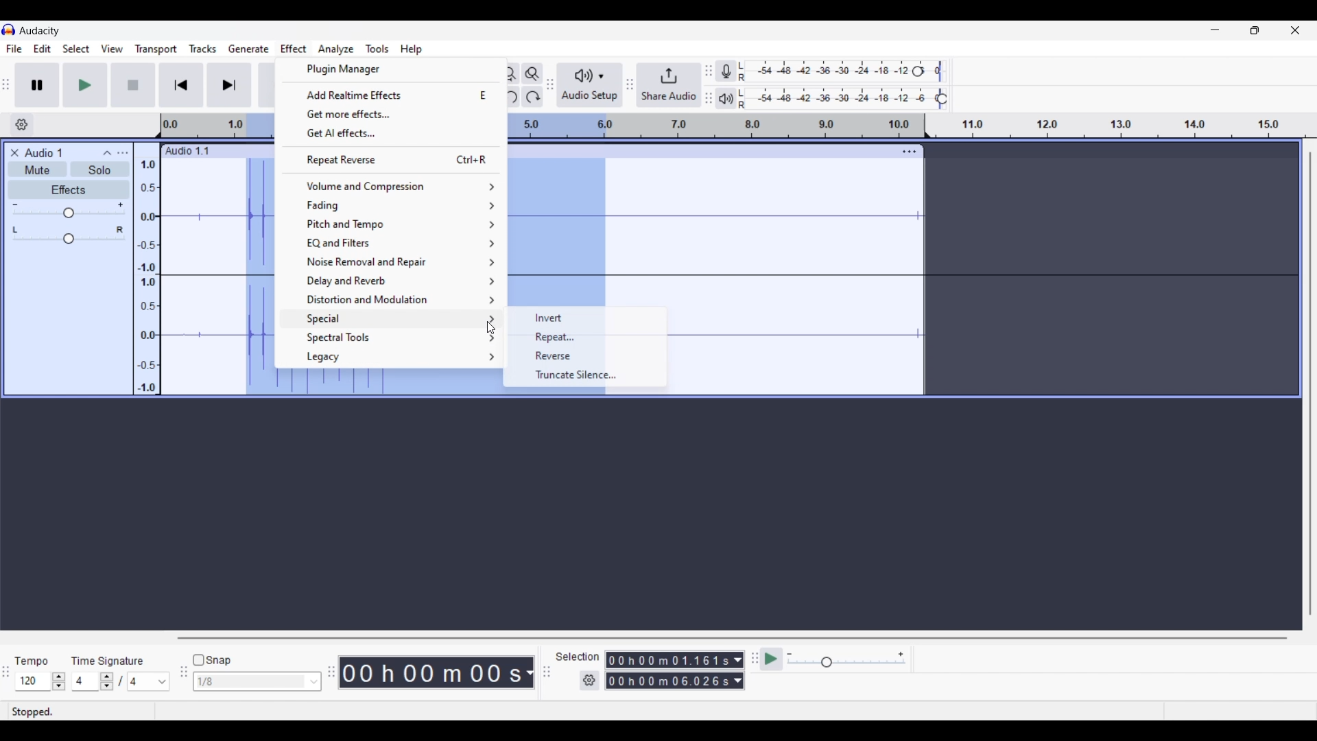 The width and height of the screenshot is (1317, 741). I want to click on Scale, so click(712, 126).